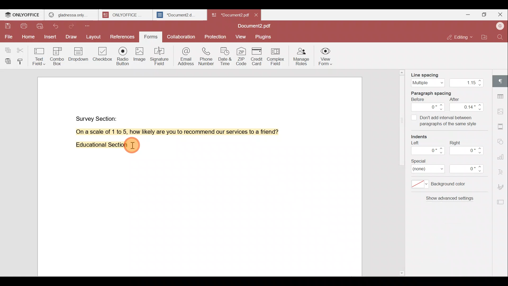 This screenshot has height=286, width=508. What do you see at coordinates (6, 61) in the screenshot?
I see `Paste` at bounding box center [6, 61].